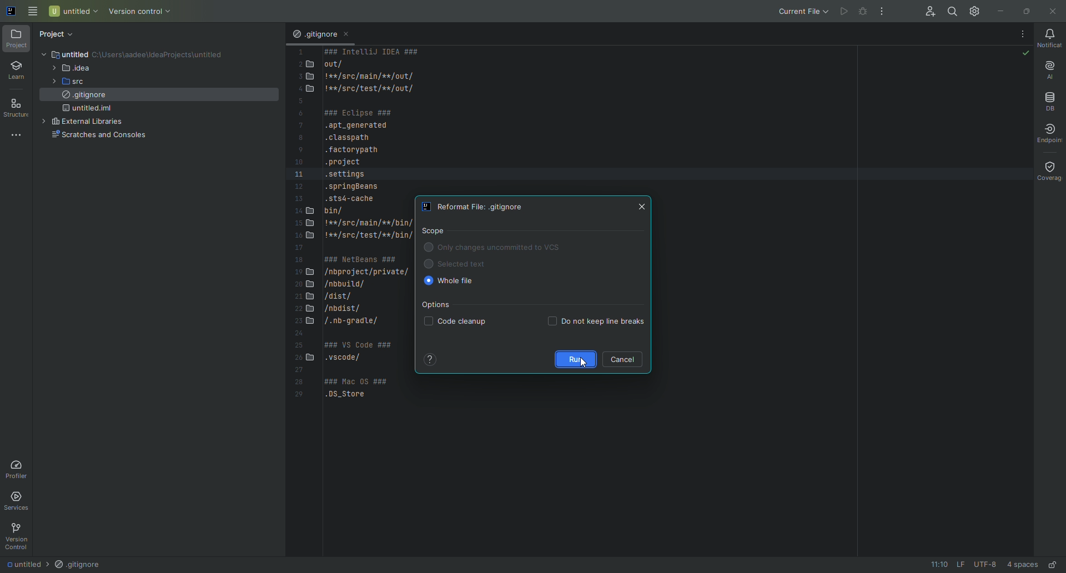 The width and height of the screenshot is (1066, 573). Describe the element at coordinates (17, 39) in the screenshot. I see `Project` at that location.